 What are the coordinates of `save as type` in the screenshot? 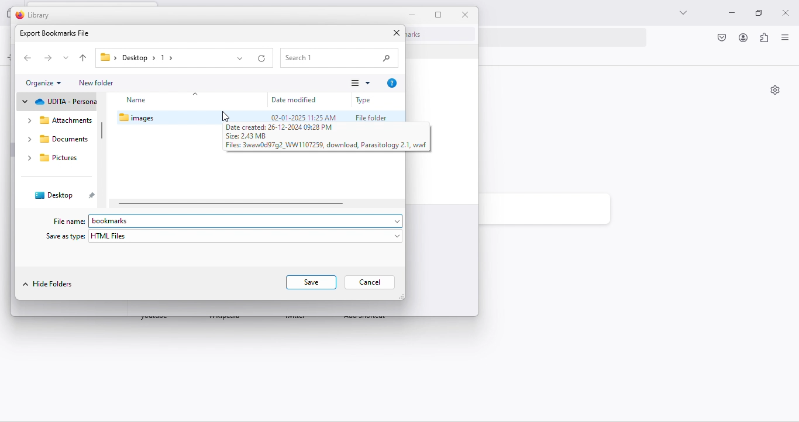 It's located at (63, 237).